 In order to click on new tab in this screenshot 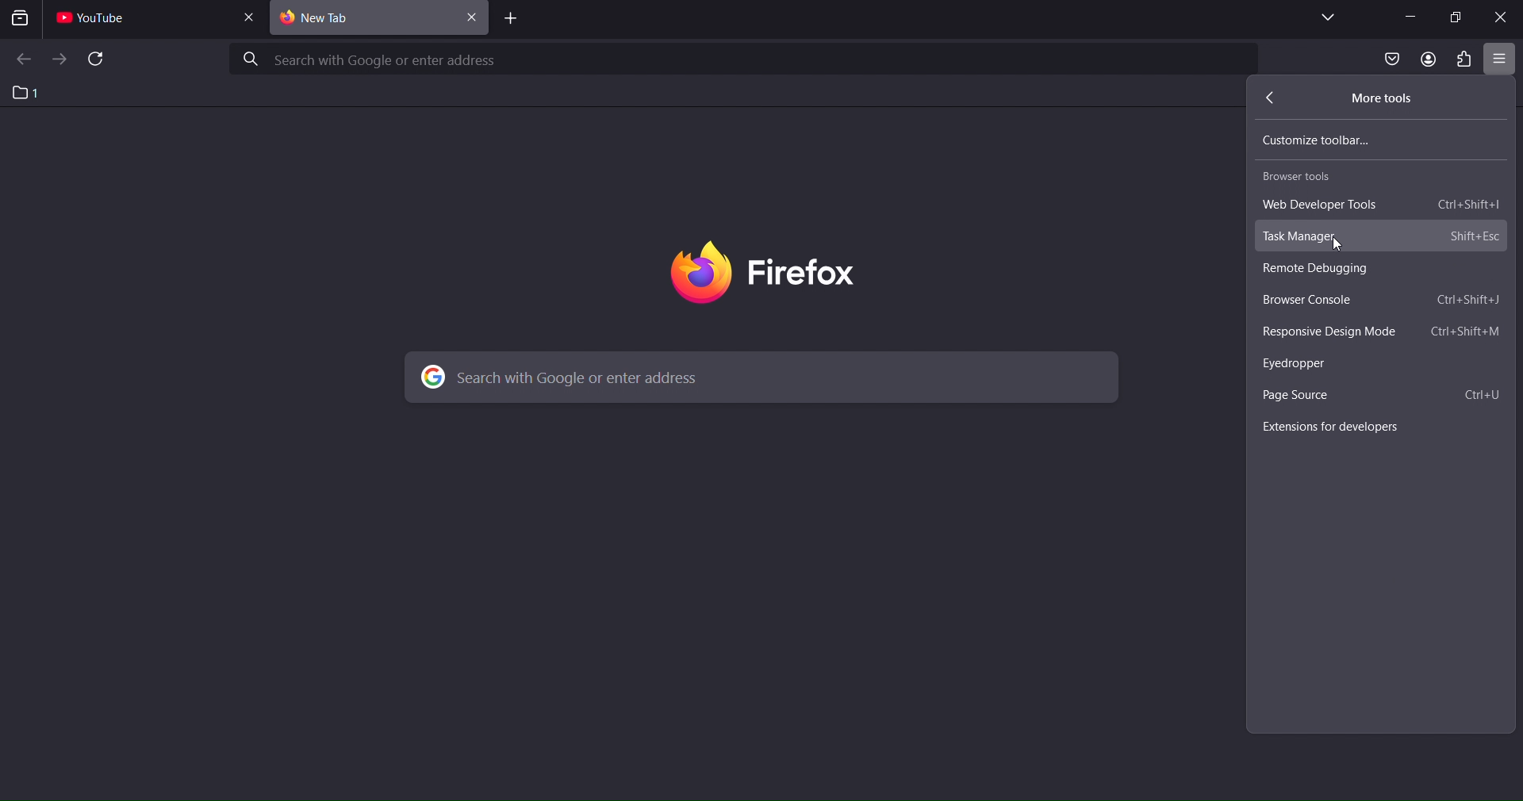, I will do `click(363, 19)`.